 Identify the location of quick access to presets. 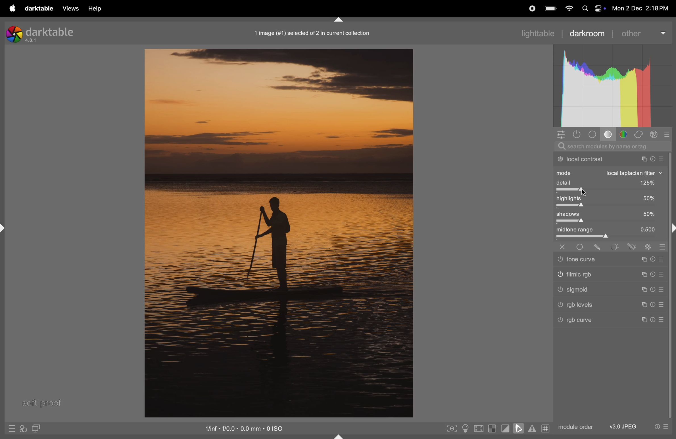
(9, 427).